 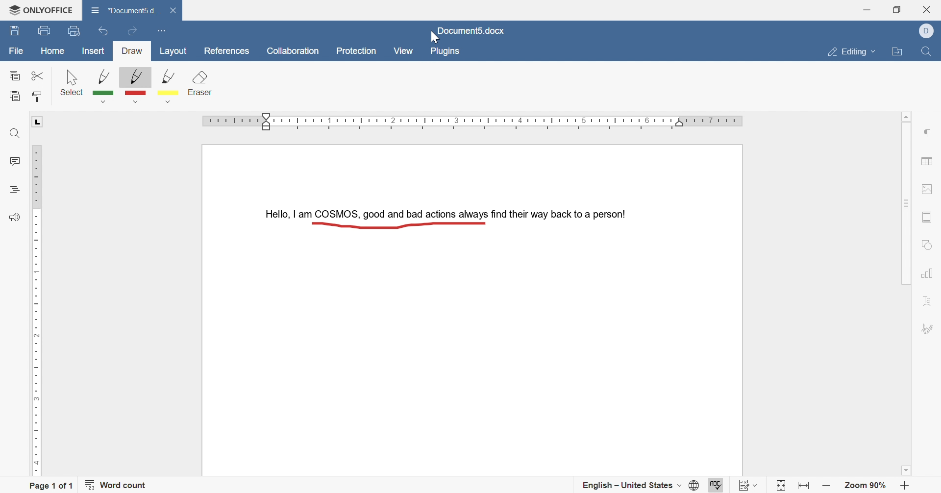 What do you see at coordinates (909, 472) in the screenshot?
I see `scroll down` at bounding box center [909, 472].